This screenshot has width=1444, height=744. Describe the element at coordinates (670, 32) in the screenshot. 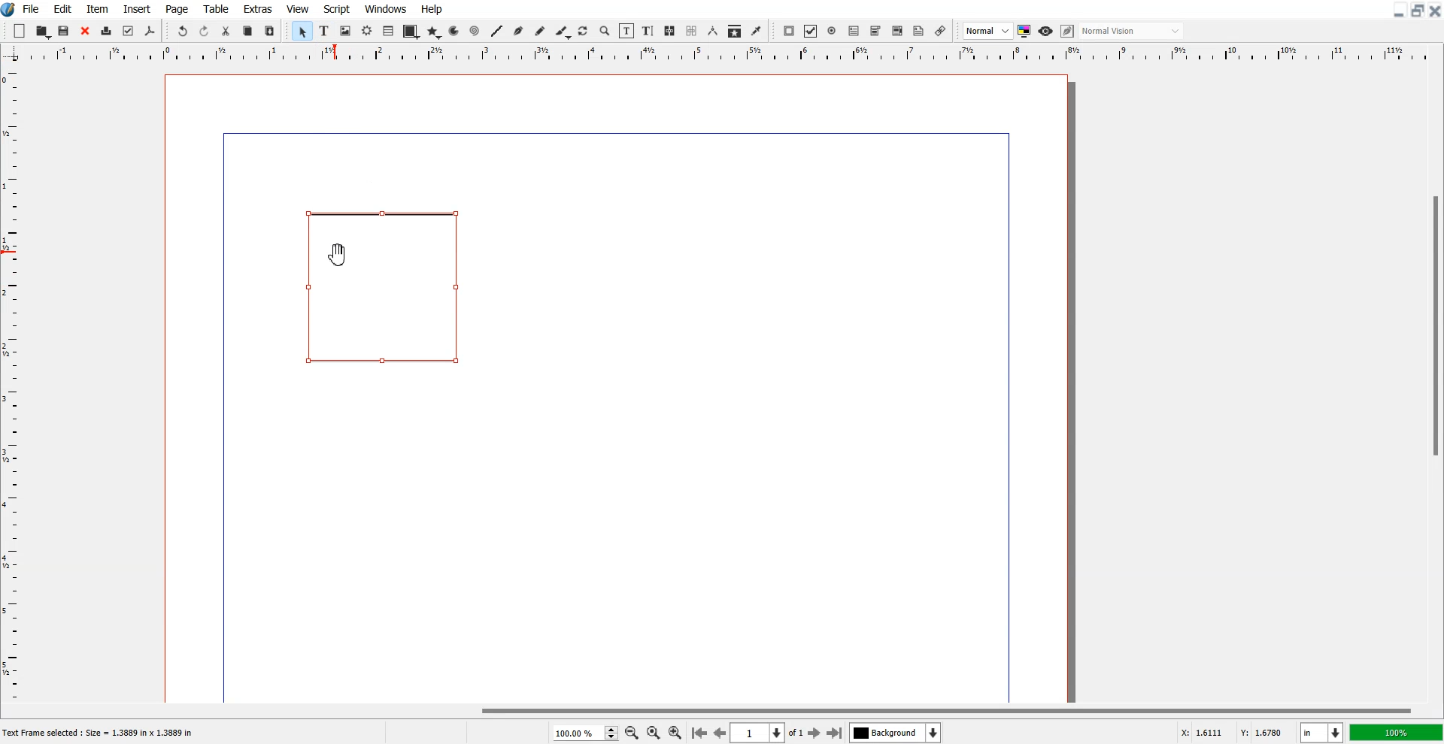

I see `Link text frame` at that location.